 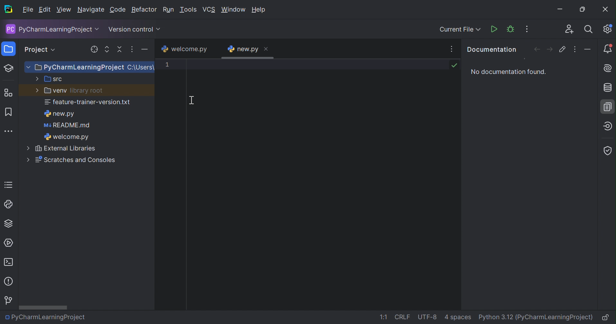 What do you see at coordinates (454, 65) in the screenshot?
I see `No problems found` at bounding box center [454, 65].